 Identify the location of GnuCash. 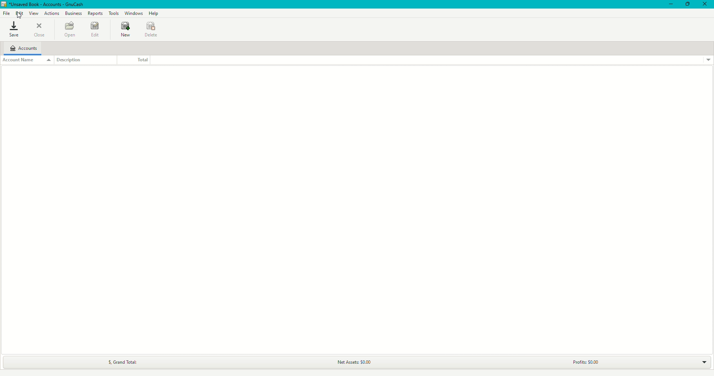
(42, 4).